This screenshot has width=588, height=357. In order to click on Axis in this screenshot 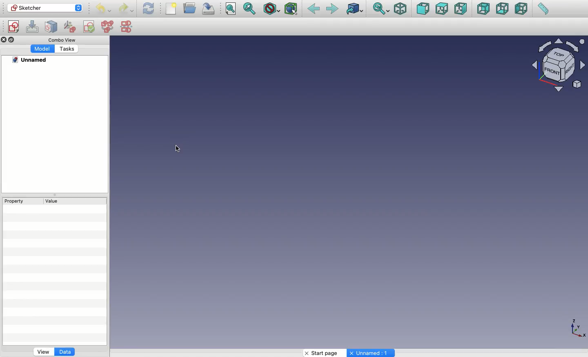, I will do `click(578, 330)`.